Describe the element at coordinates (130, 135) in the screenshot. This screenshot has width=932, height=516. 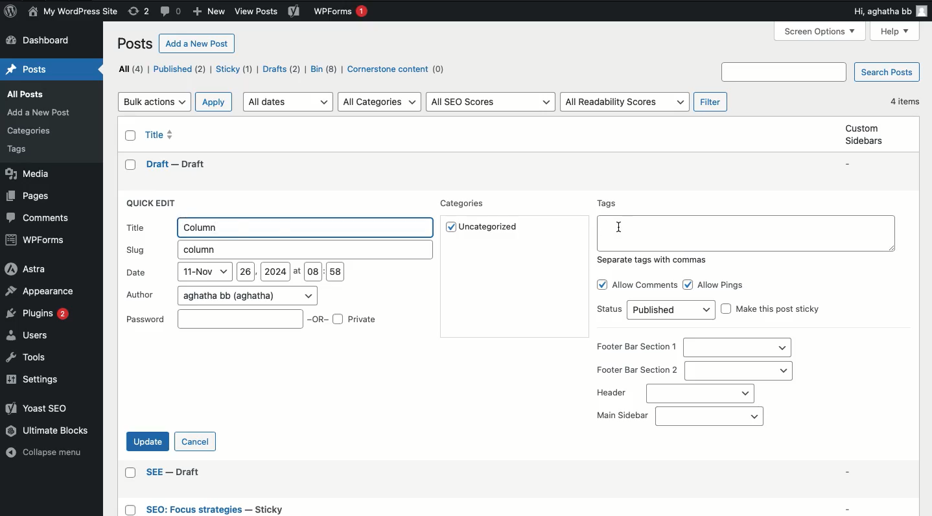
I see `Checkbox` at that location.